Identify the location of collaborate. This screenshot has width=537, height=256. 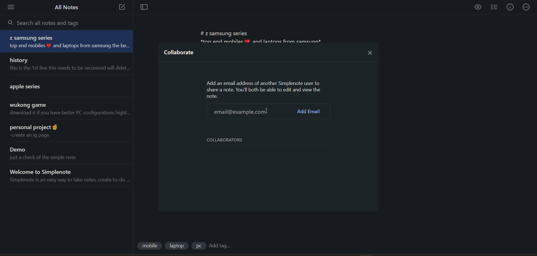
(180, 54).